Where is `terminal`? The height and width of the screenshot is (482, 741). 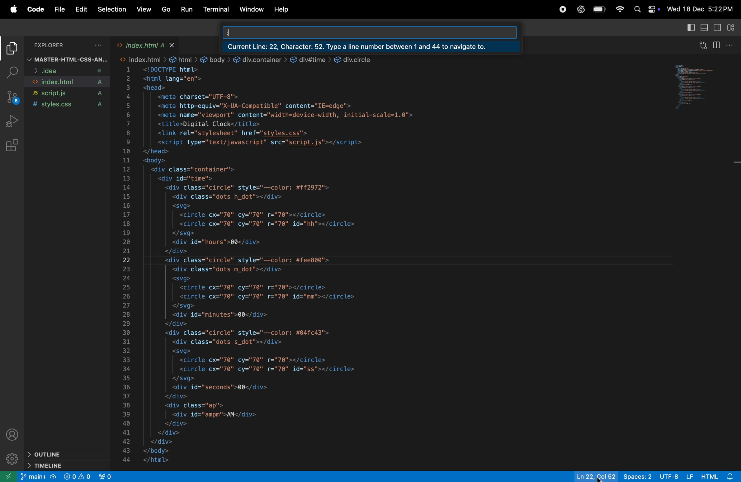 terminal is located at coordinates (215, 10).